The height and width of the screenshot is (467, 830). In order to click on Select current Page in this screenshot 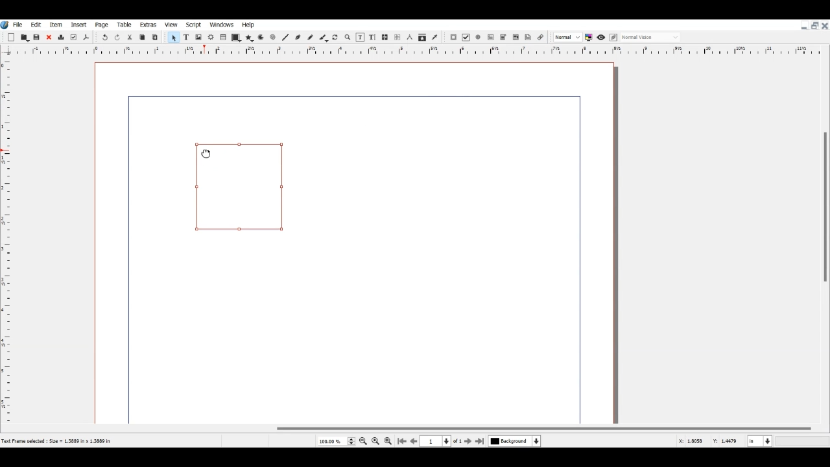, I will do `click(444, 441)`.